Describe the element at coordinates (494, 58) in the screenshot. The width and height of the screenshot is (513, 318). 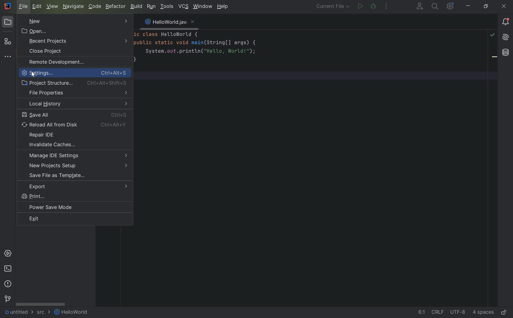
I see `bookmark` at that location.